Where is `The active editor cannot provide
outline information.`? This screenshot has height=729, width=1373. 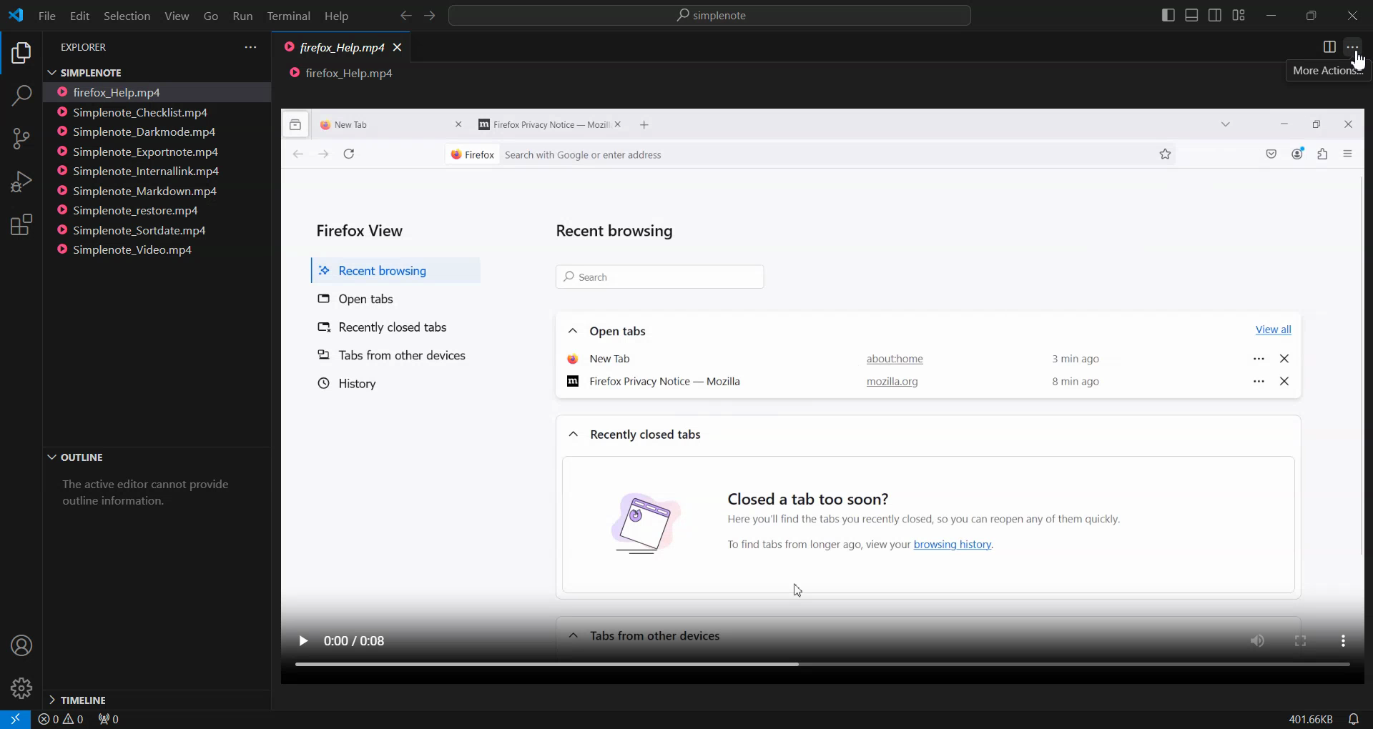
The active editor cannot provide
outline information. is located at coordinates (151, 498).